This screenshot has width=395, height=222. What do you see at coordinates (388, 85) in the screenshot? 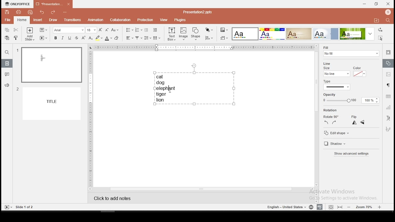
I see `paragraph settings` at bounding box center [388, 85].